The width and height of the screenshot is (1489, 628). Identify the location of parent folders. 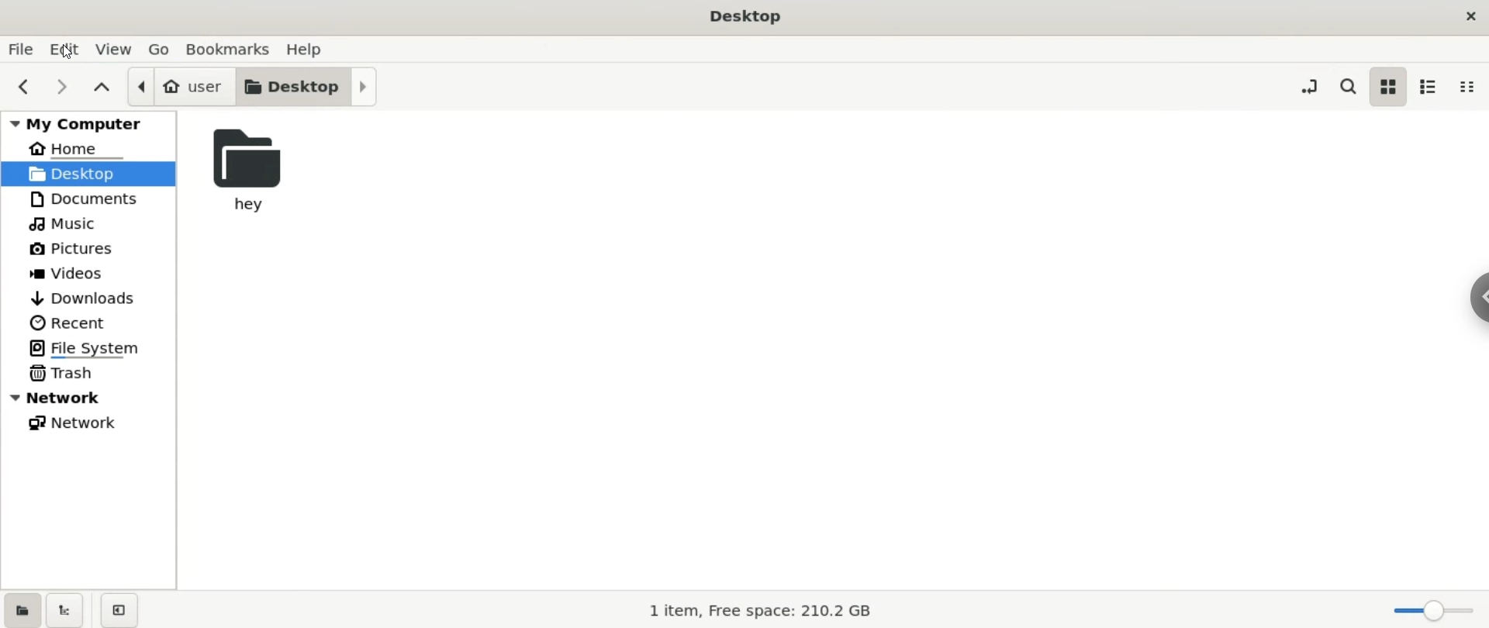
(104, 90).